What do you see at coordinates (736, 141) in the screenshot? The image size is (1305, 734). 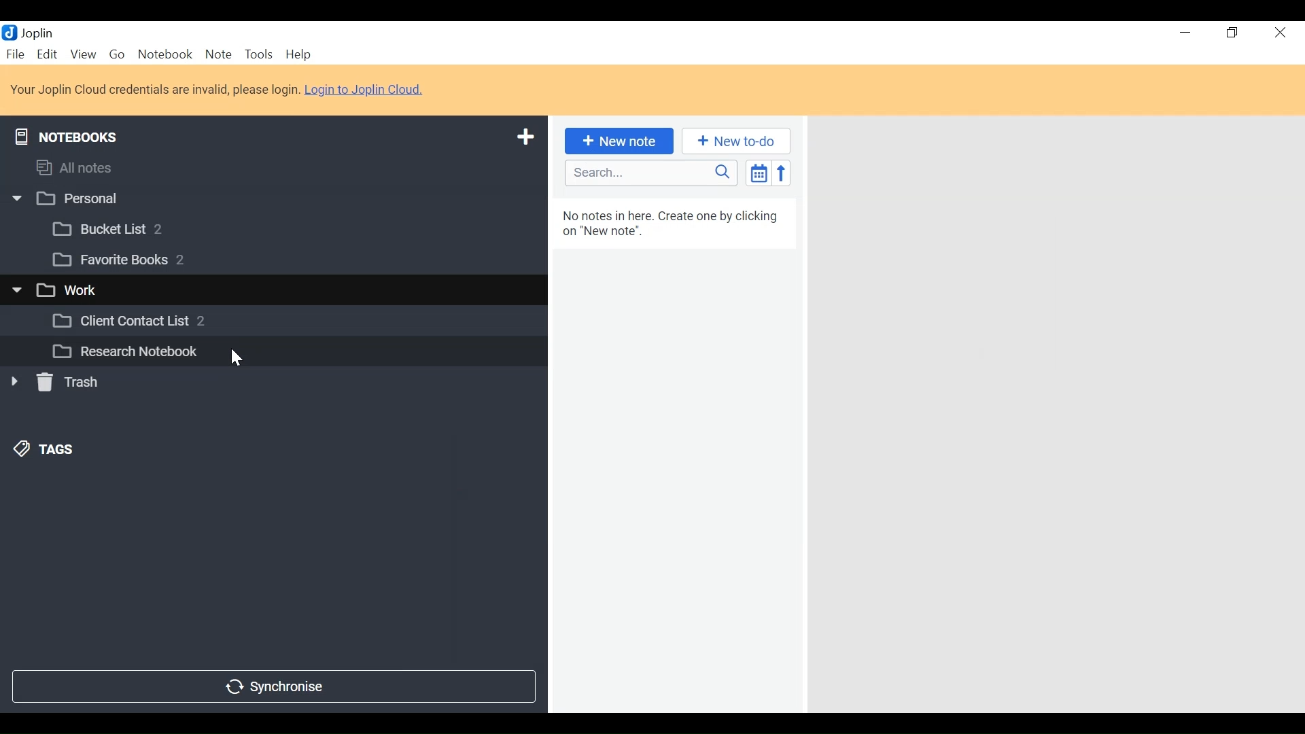 I see `Add New to Do` at bounding box center [736, 141].